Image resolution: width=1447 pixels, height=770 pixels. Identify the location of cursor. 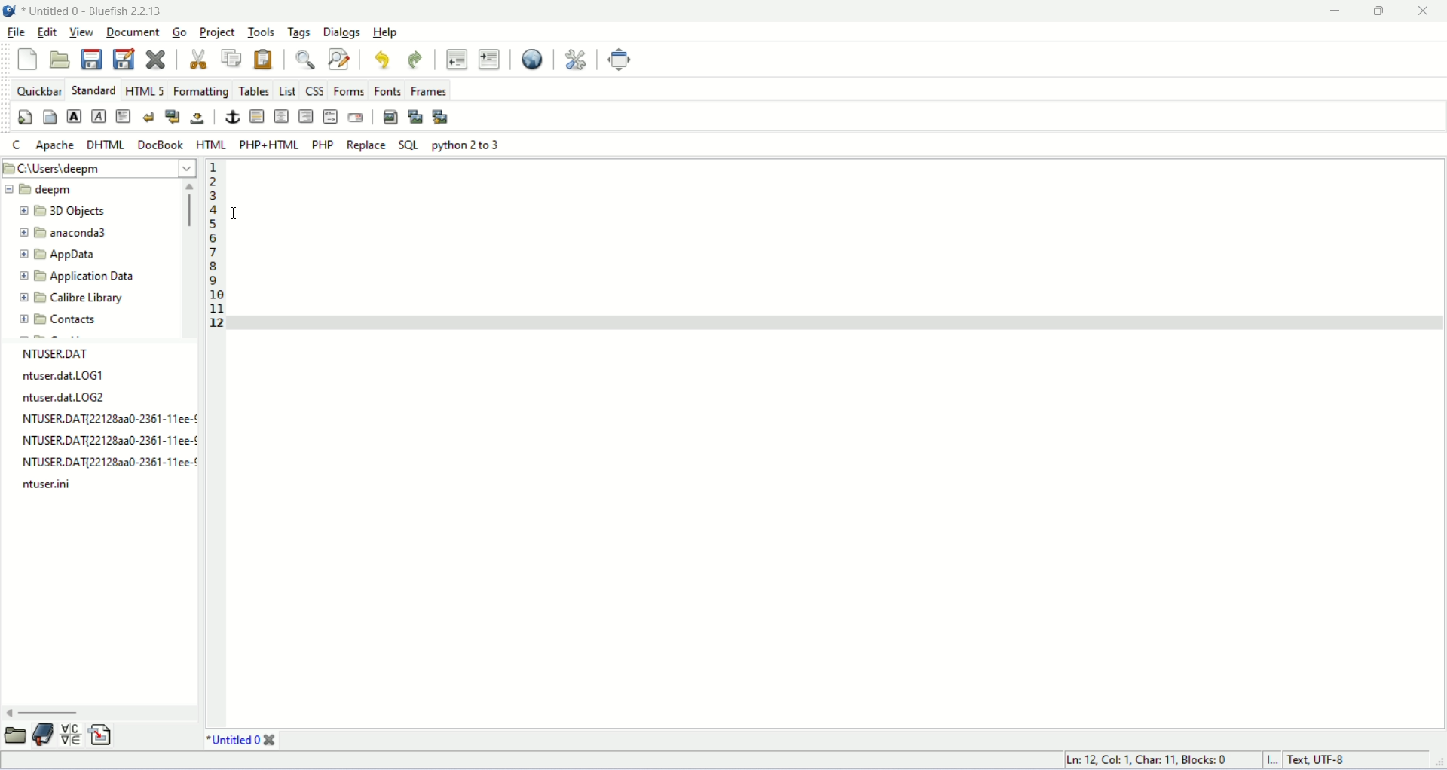
(238, 218).